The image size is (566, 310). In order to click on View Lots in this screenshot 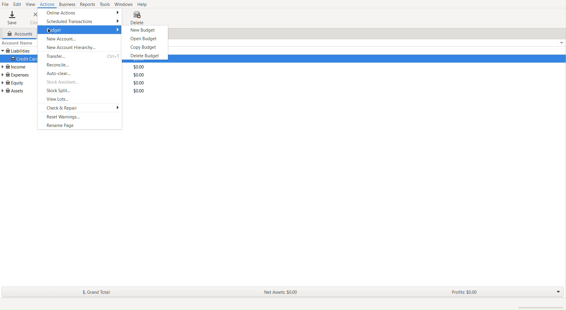, I will do `click(59, 99)`.